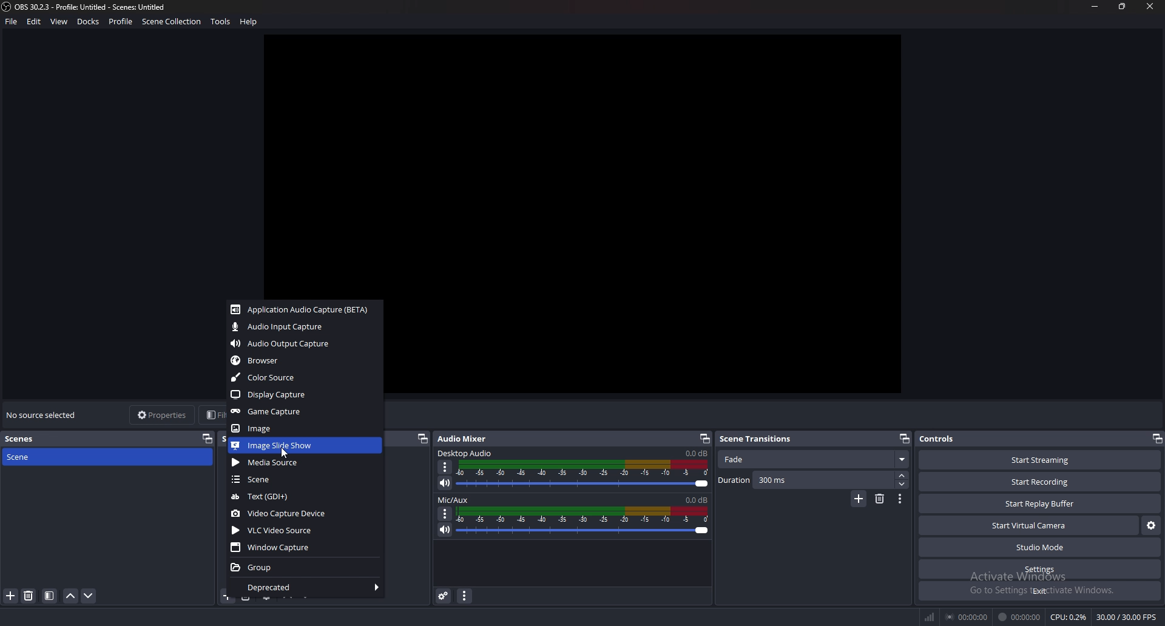 The height and width of the screenshot is (626, 1165). What do you see at coordinates (50, 596) in the screenshot?
I see `filter` at bounding box center [50, 596].